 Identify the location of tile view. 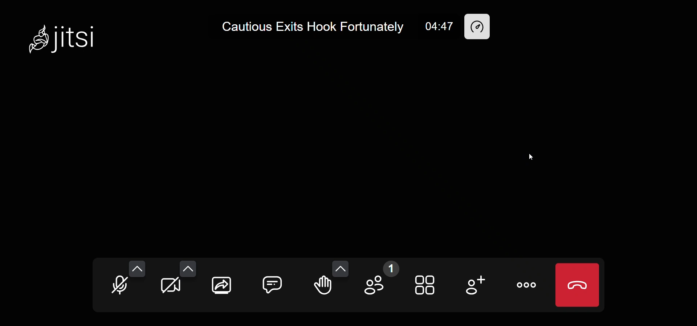
(427, 285).